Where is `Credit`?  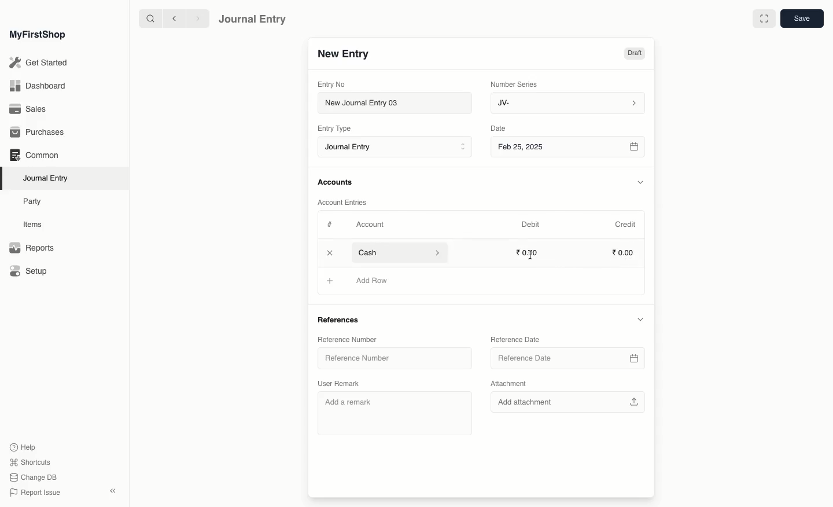
Credit is located at coordinates (625, 223).